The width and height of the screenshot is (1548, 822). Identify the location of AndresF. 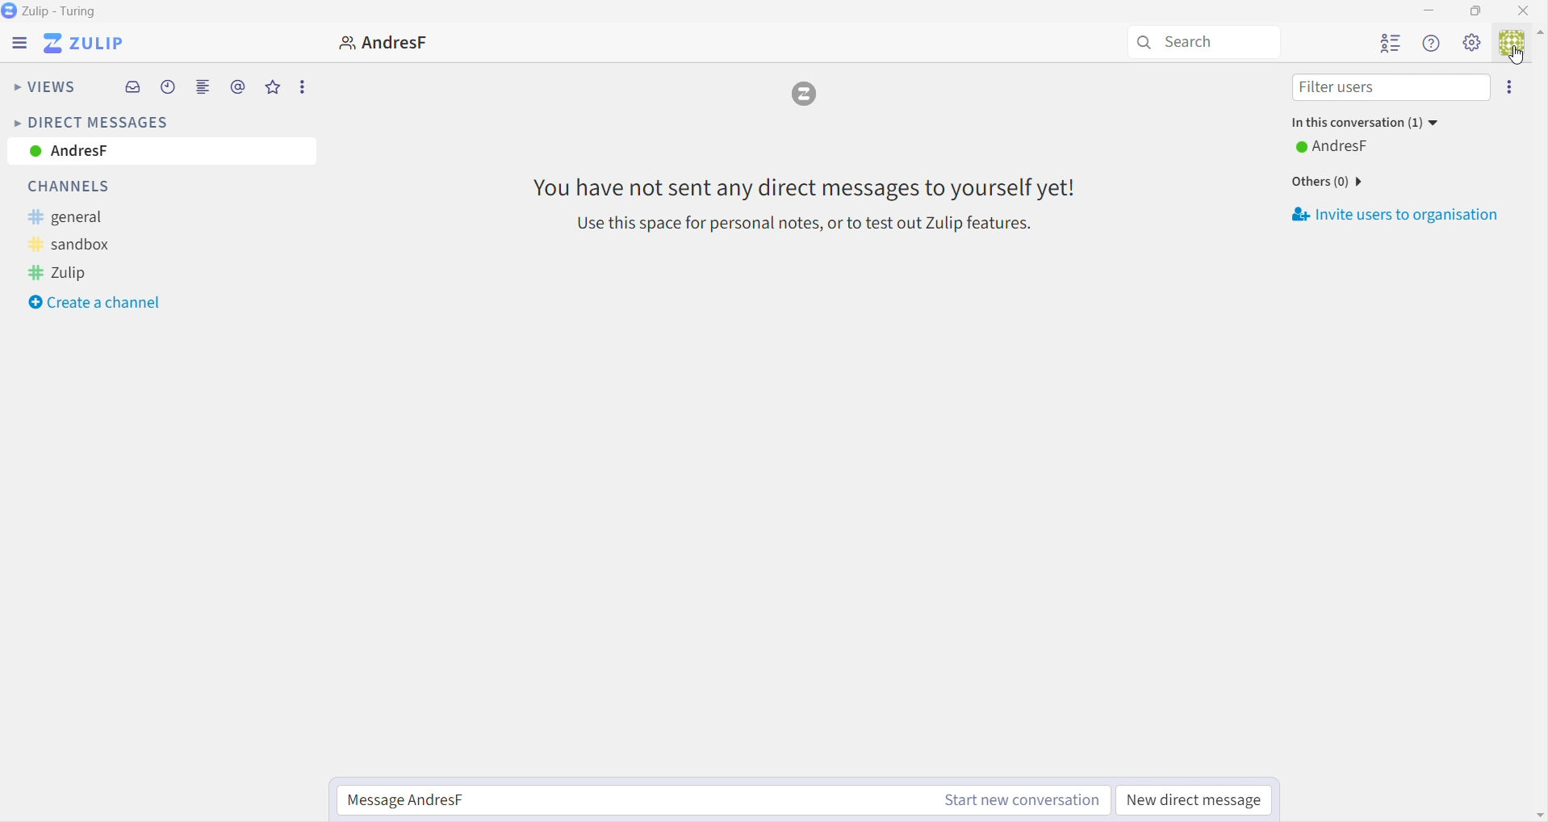
(1352, 145).